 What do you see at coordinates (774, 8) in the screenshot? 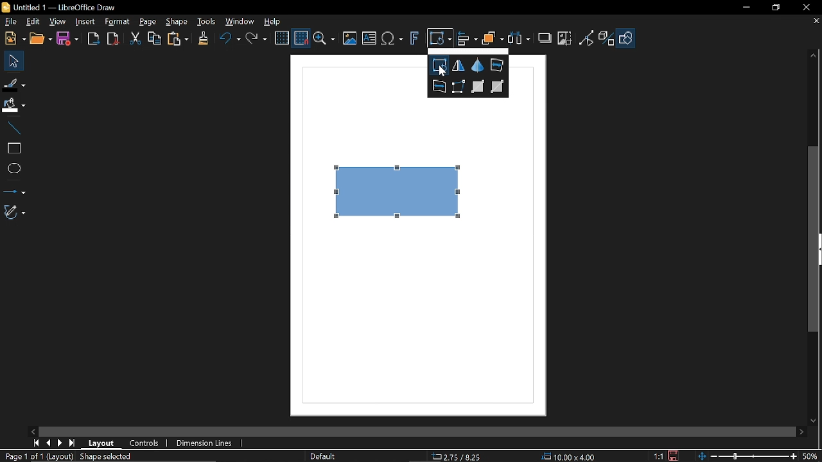
I see `restore down` at bounding box center [774, 8].